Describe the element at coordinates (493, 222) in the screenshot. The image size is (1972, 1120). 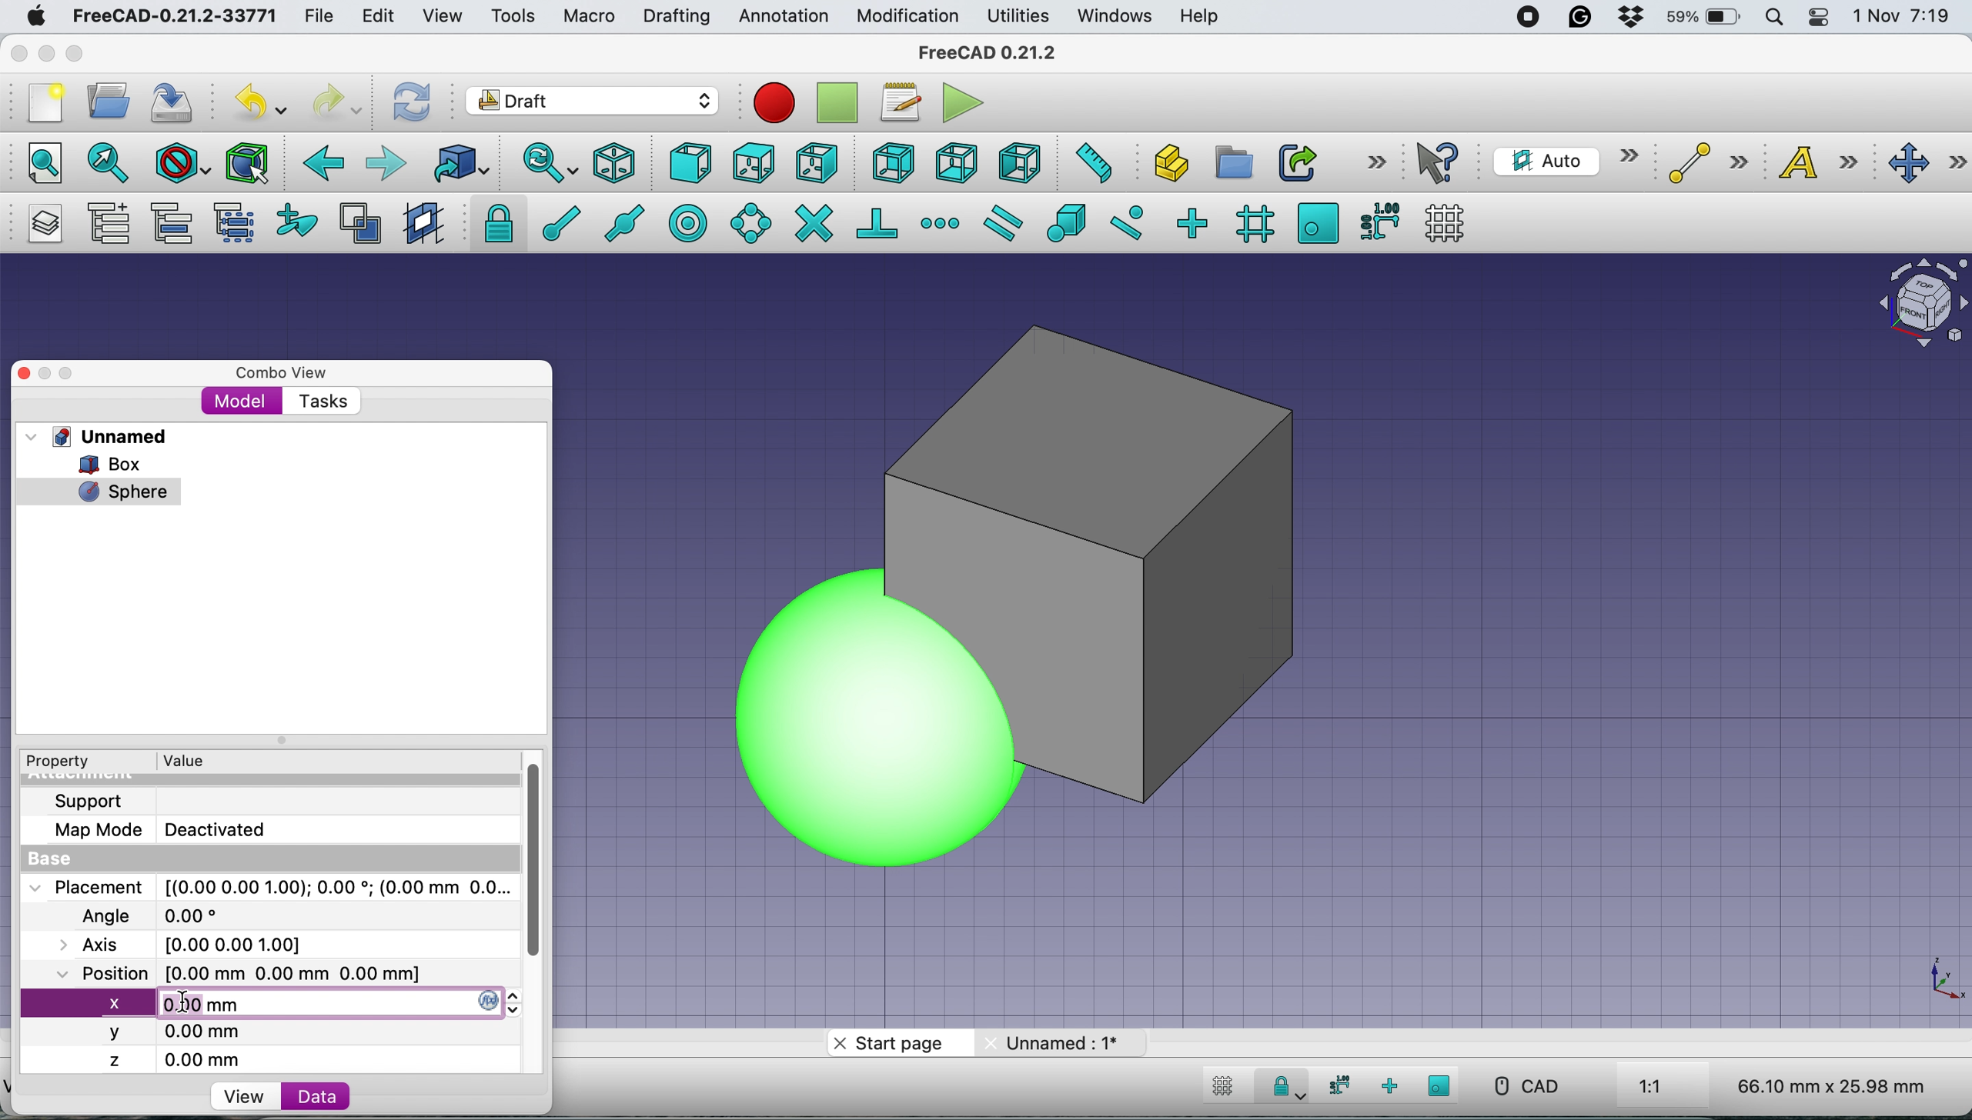
I see `snap lock` at that location.